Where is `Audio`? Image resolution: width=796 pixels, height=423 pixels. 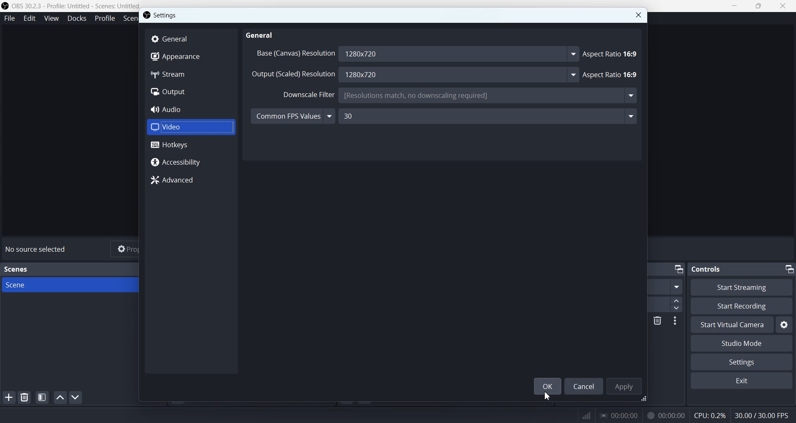
Audio is located at coordinates (190, 109).